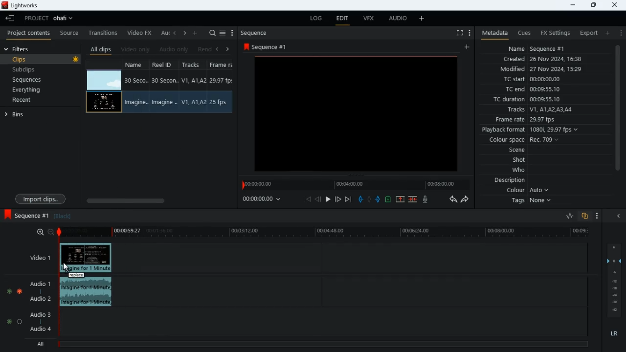 Image resolution: width=626 pixels, height=352 pixels. I want to click on export, so click(586, 33).